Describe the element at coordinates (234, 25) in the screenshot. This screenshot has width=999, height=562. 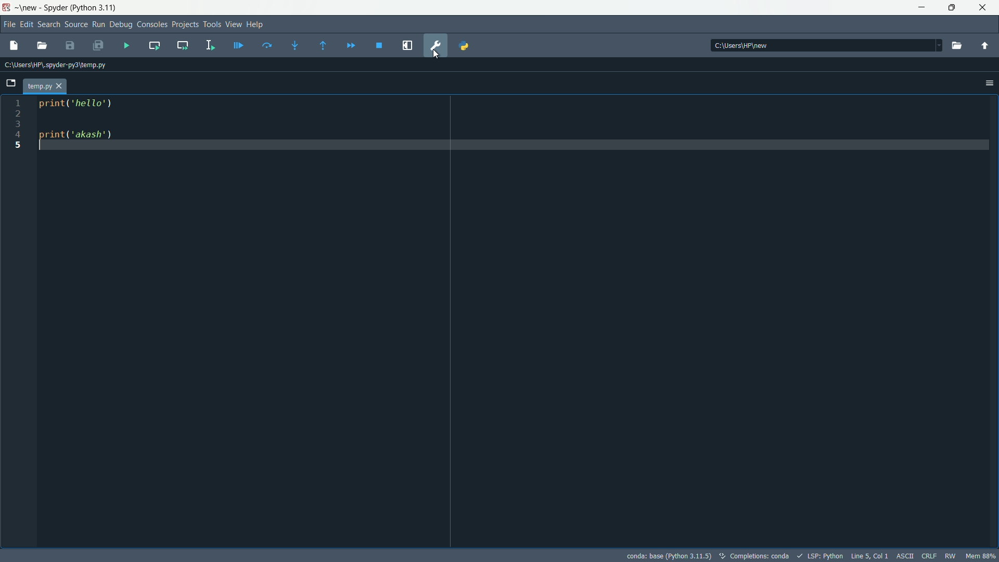
I see `view menu` at that location.